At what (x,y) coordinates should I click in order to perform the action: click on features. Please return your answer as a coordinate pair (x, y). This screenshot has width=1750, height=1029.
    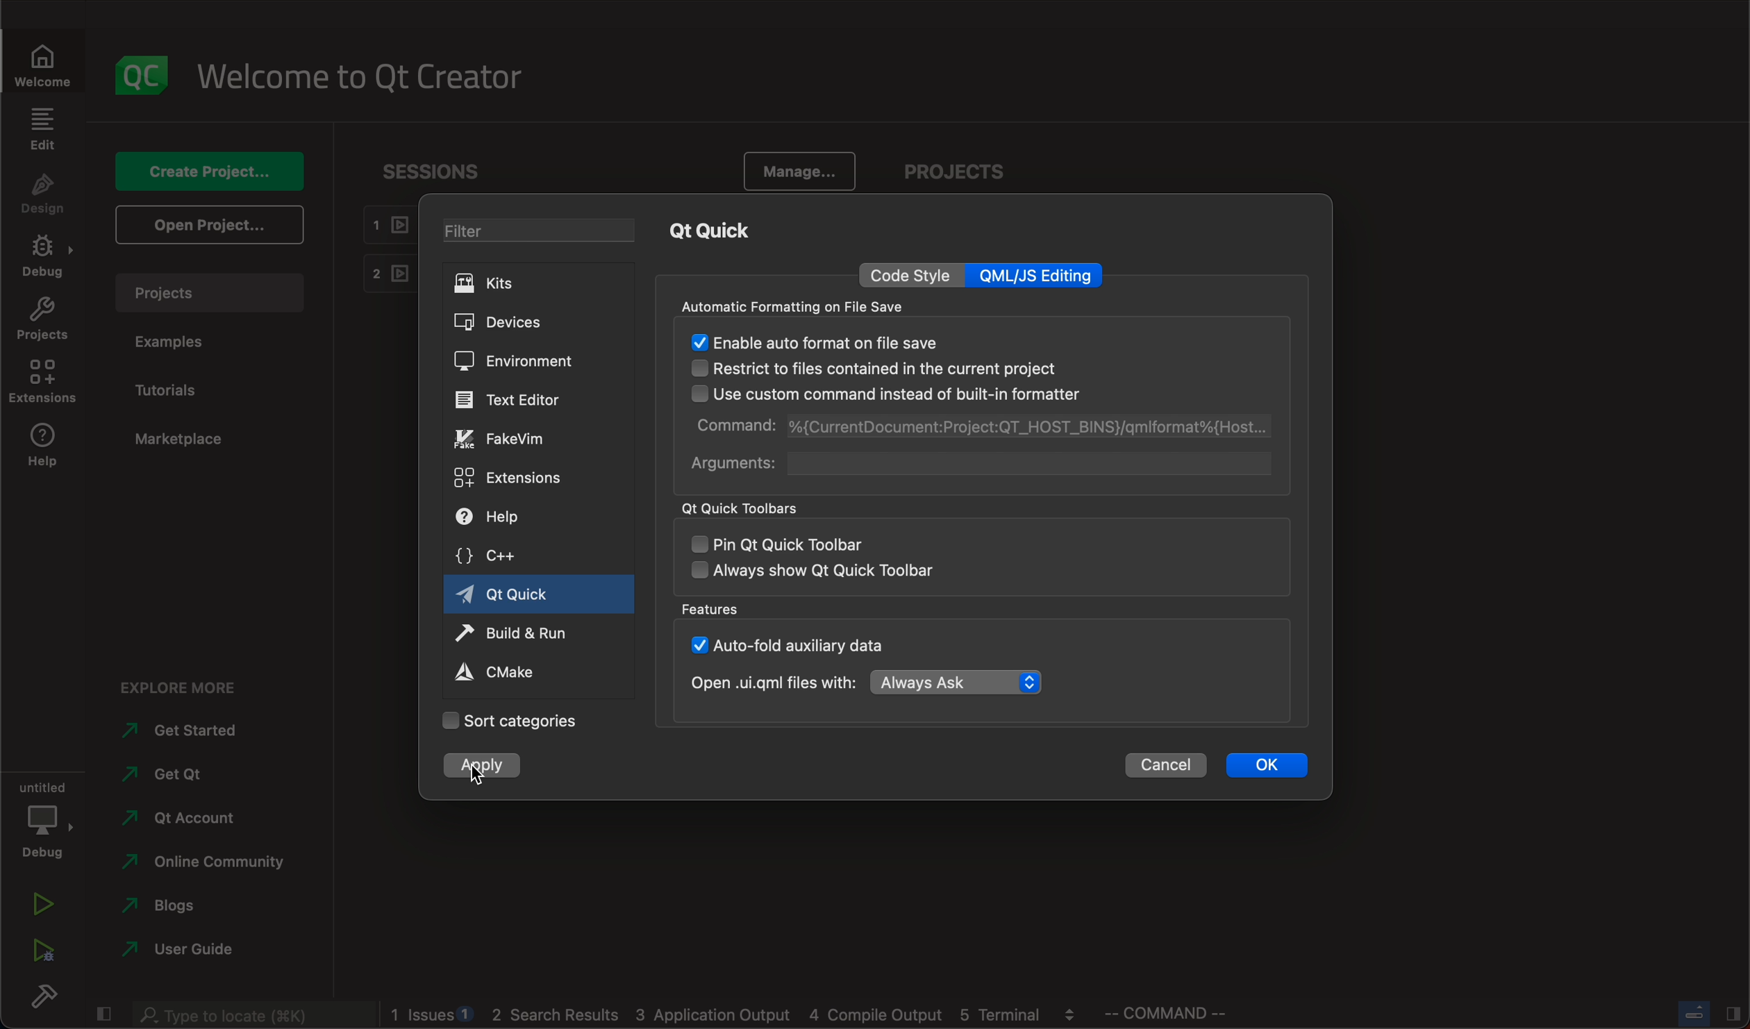
    Looking at the image, I should click on (715, 610).